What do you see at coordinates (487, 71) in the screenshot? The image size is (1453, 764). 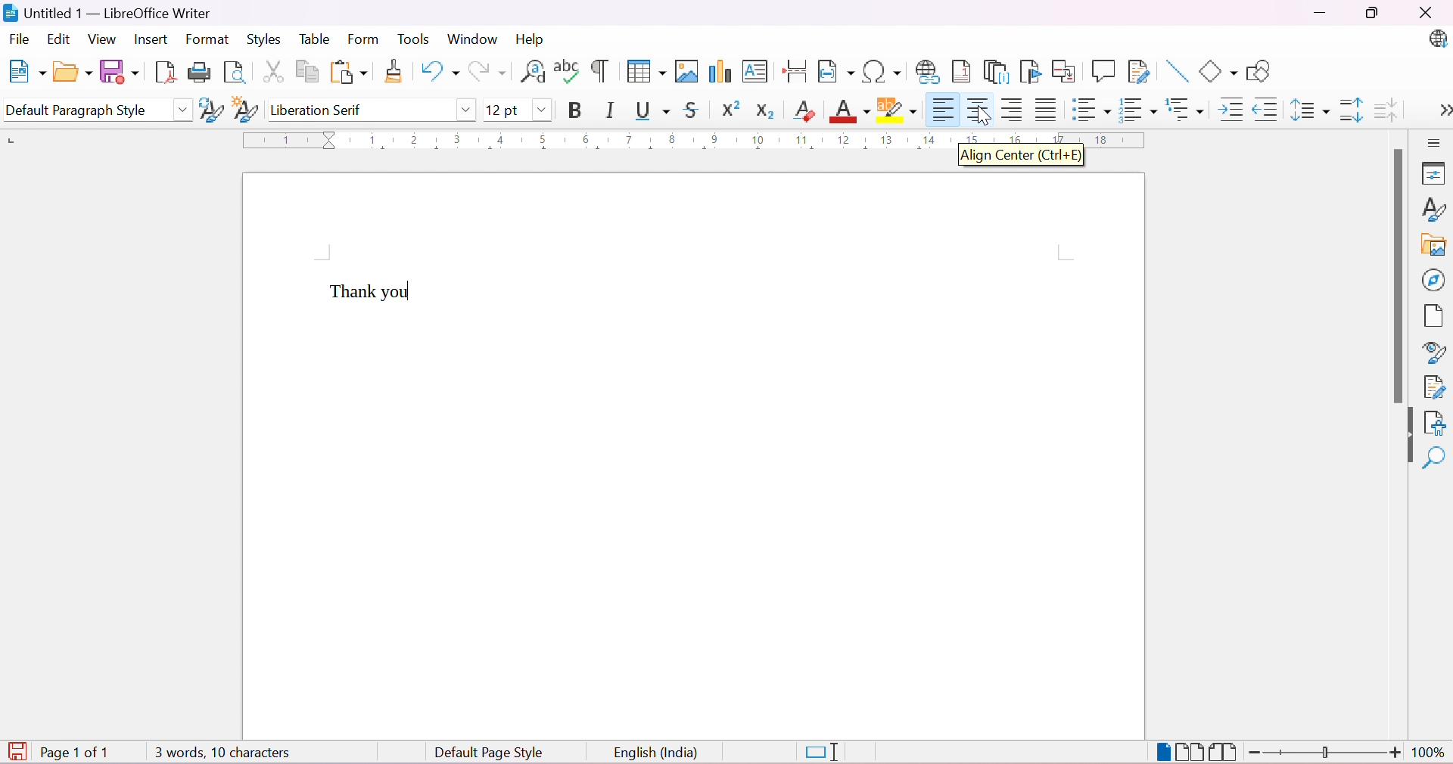 I see `Redo` at bounding box center [487, 71].